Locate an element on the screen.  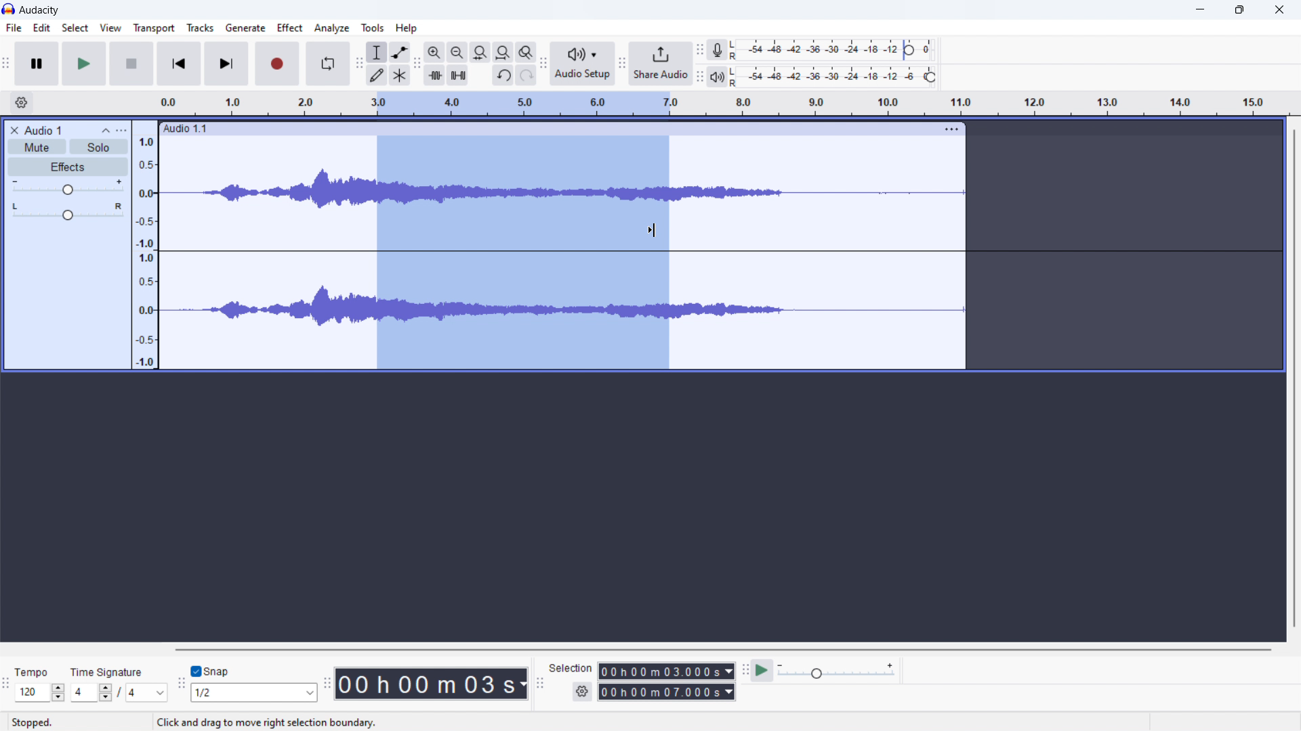
effect is located at coordinates (291, 28).